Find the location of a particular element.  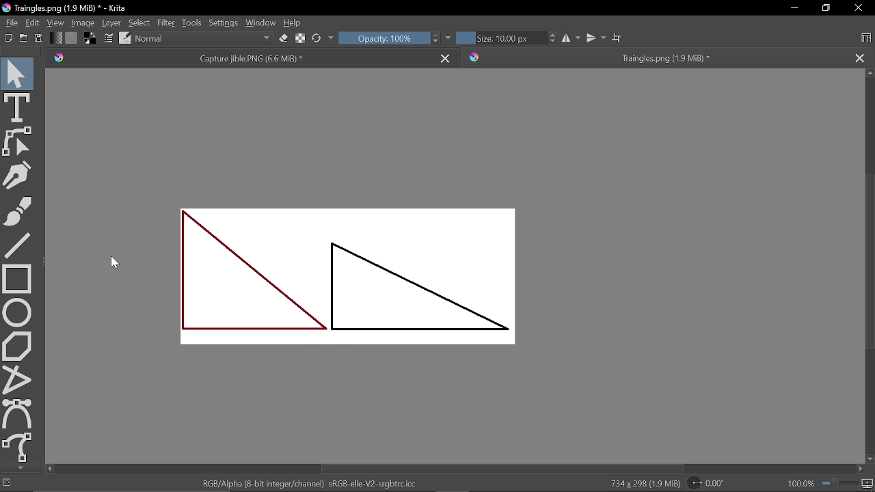

Fill gradient is located at coordinates (55, 38).